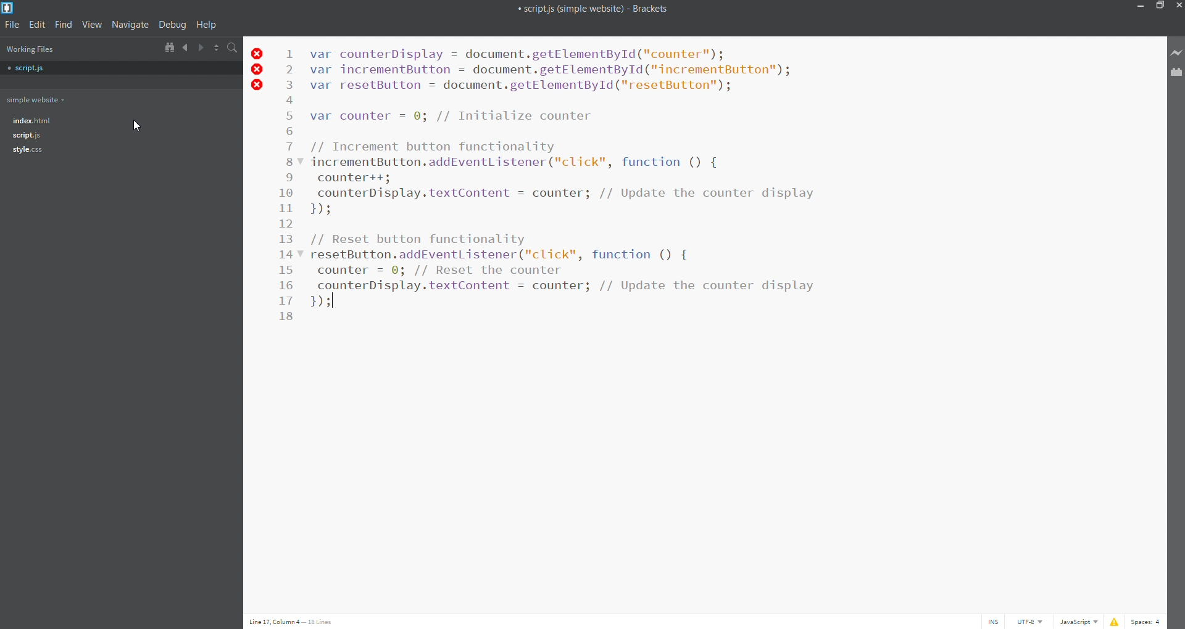  Describe the element at coordinates (138, 125) in the screenshot. I see `cursor` at that location.